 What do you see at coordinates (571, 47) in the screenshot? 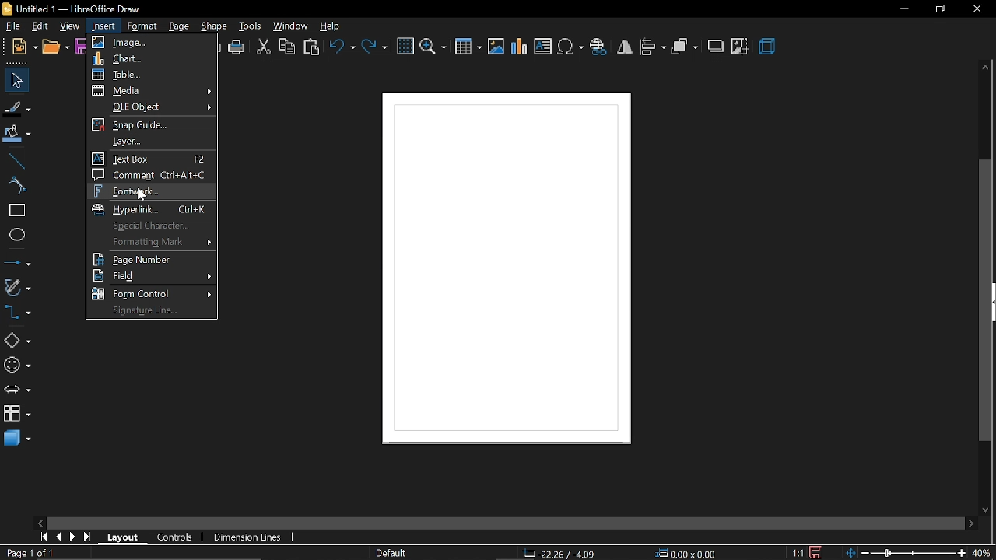
I see `insert symbol` at bounding box center [571, 47].